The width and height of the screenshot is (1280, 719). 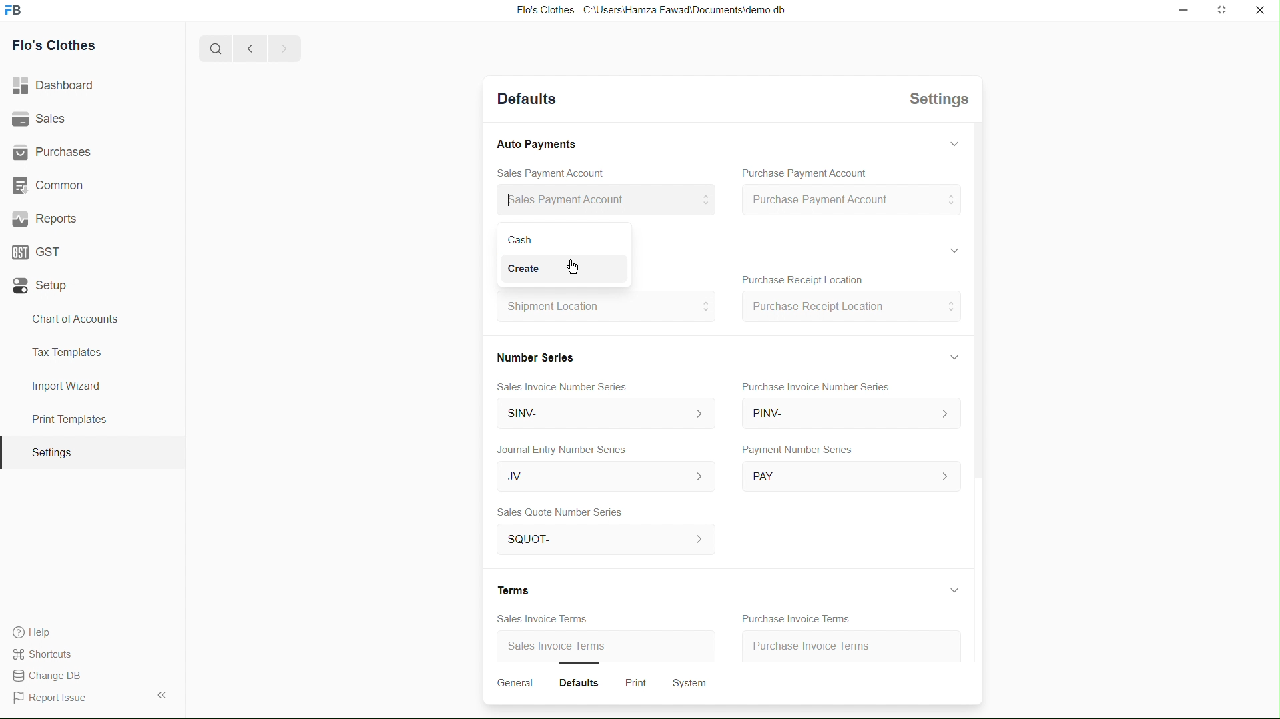 I want to click on SINV-, so click(x=599, y=414).